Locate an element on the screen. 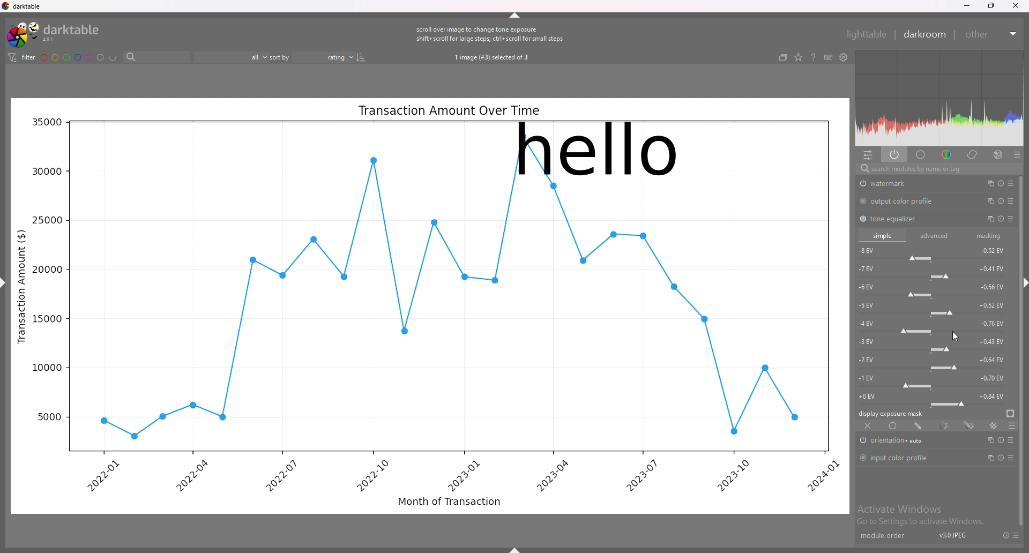 The height and width of the screenshot is (553, 1029). hide is located at coordinates (516, 14).